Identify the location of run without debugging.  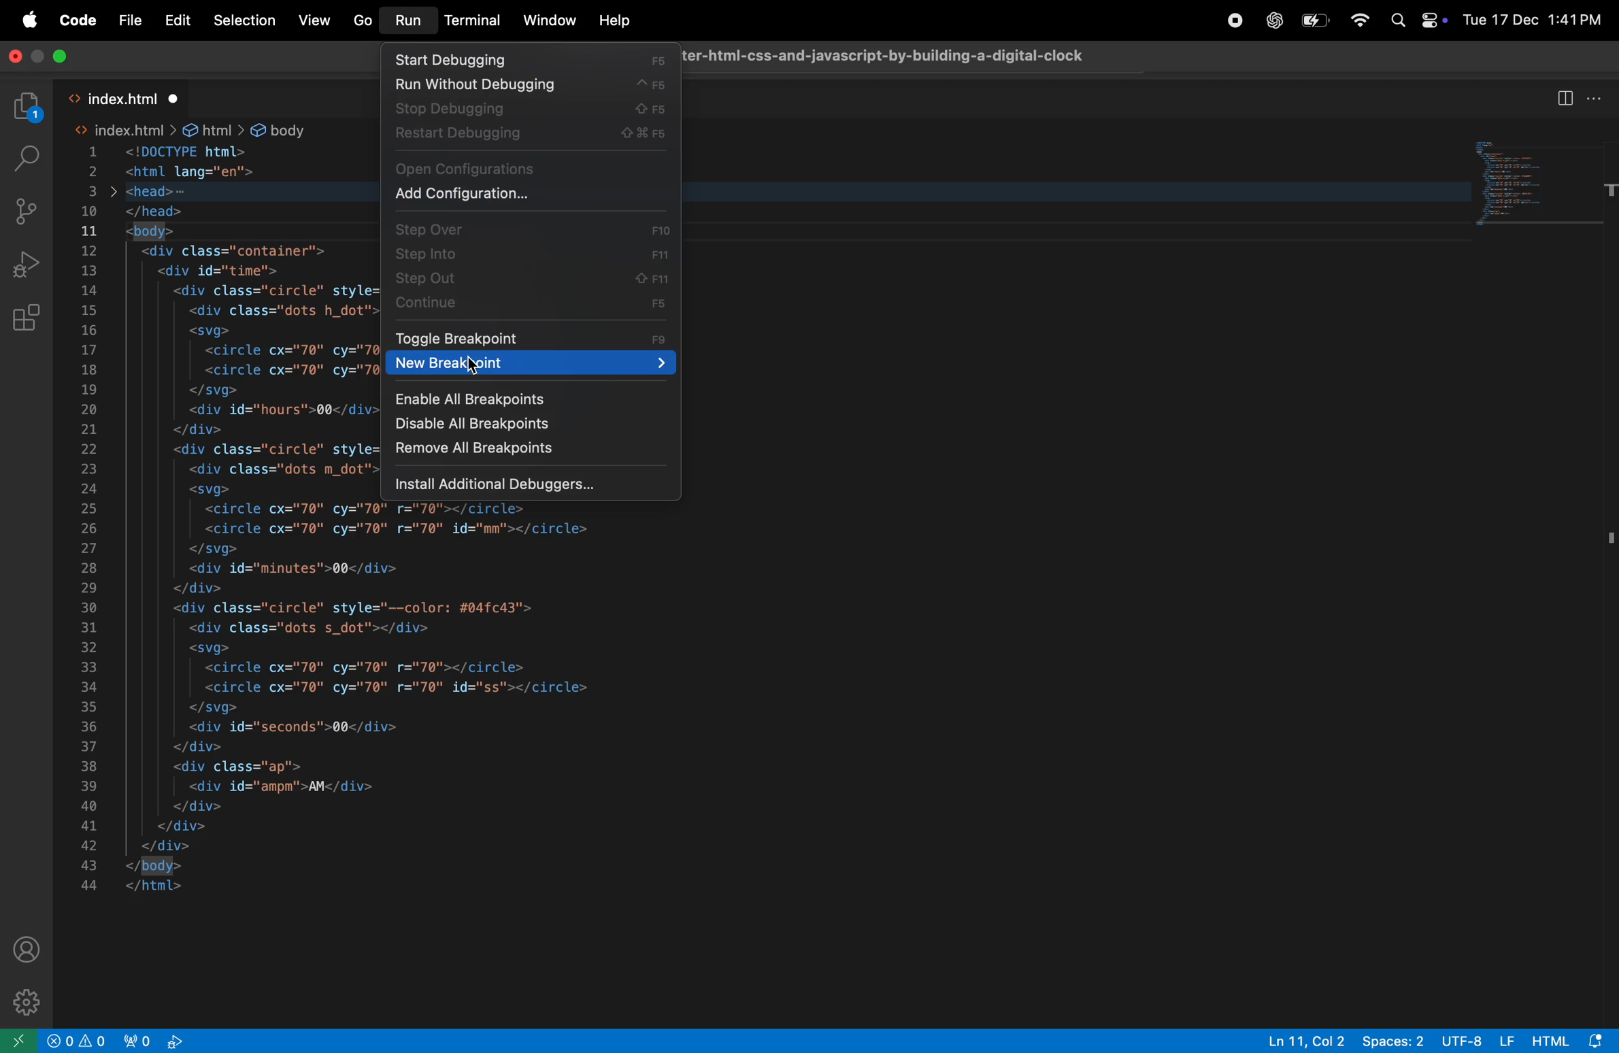
(527, 86).